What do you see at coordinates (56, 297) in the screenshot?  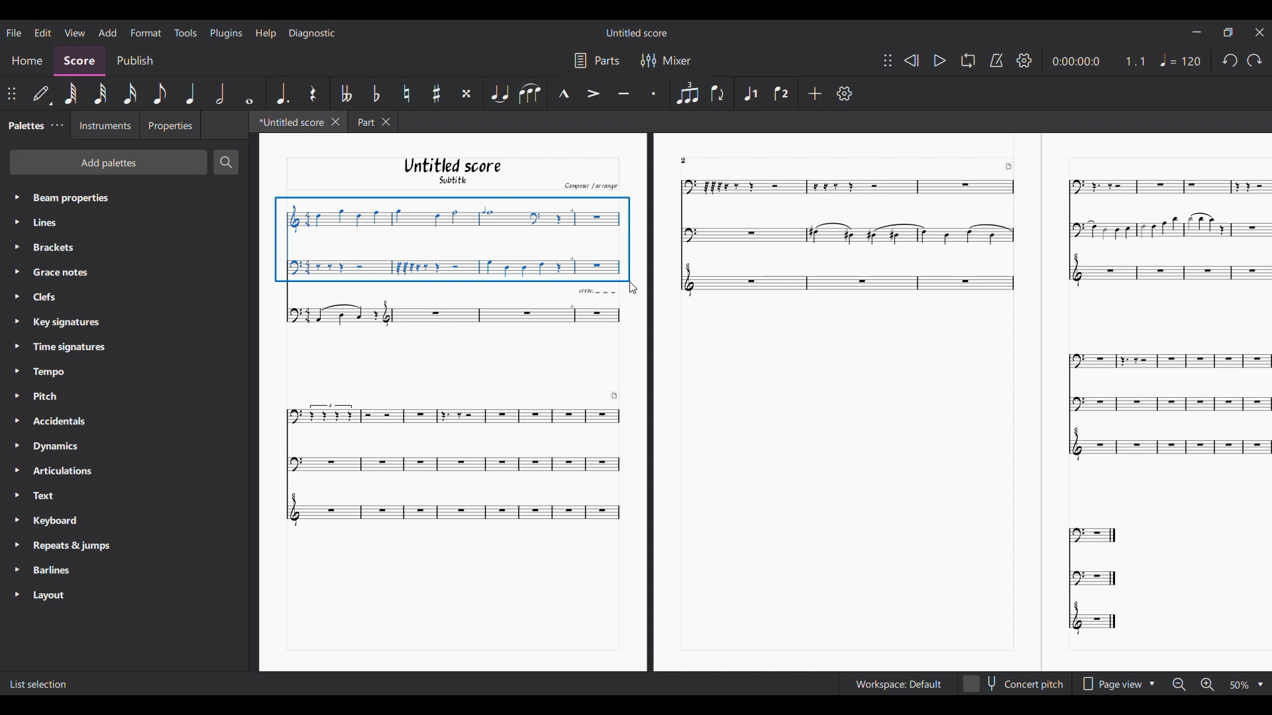 I see `Clefs` at bounding box center [56, 297].